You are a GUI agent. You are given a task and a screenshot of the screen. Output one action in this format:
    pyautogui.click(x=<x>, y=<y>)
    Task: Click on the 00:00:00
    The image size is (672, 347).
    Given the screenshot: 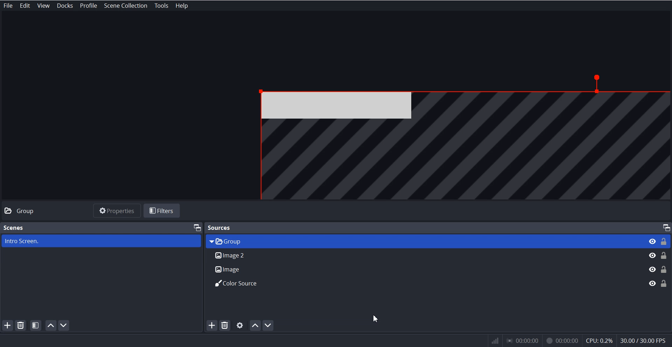 What is the action you would take?
    pyautogui.click(x=524, y=341)
    